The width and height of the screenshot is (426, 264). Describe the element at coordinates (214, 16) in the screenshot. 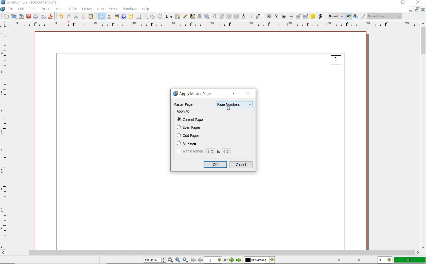

I see `edit contents of frame` at that location.